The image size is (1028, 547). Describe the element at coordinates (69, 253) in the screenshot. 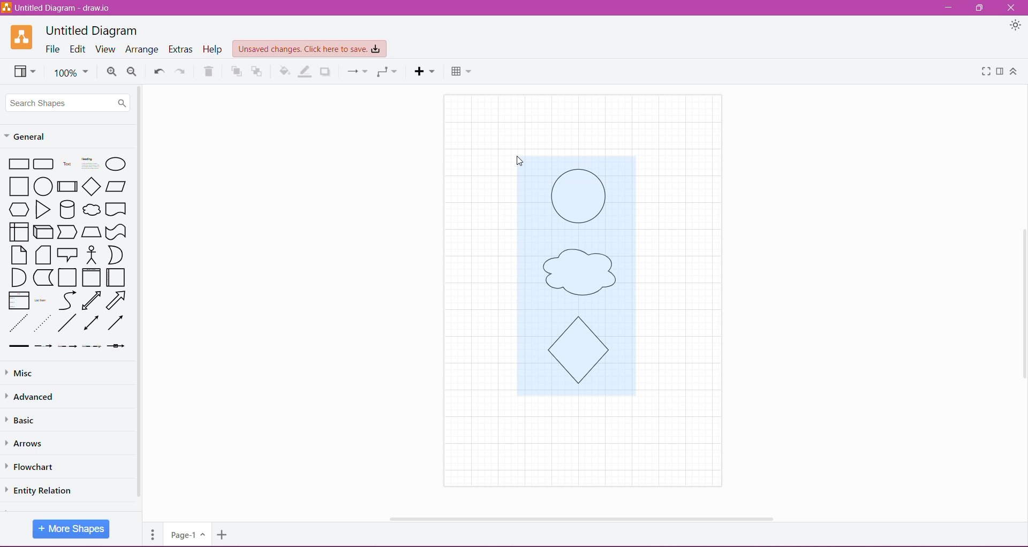

I see `Available shapes in General` at that location.